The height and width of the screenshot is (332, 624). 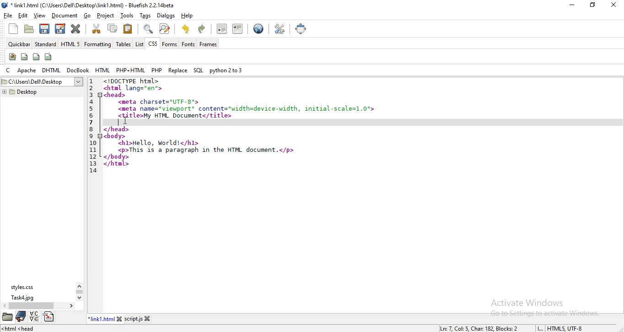 What do you see at coordinates (178, 70) in the screenshot?
I see `replace` at bounding box center [178, 70].